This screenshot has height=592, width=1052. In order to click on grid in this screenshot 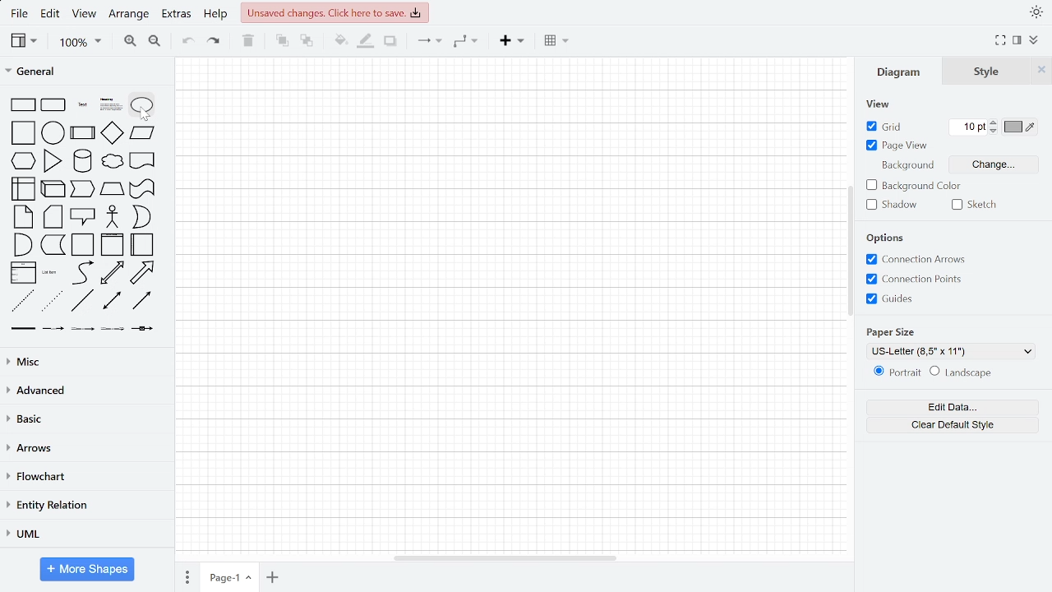, I will do `click(884, 127)`.